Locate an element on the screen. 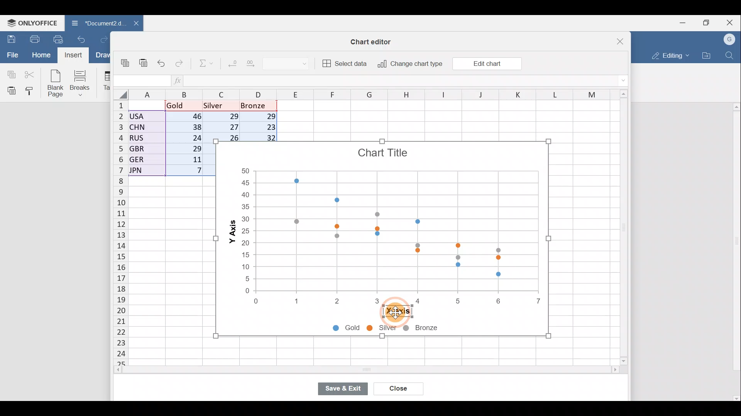 The width and height of the screenshot is (741, 416). Redo is located at coordinates (102, 39).